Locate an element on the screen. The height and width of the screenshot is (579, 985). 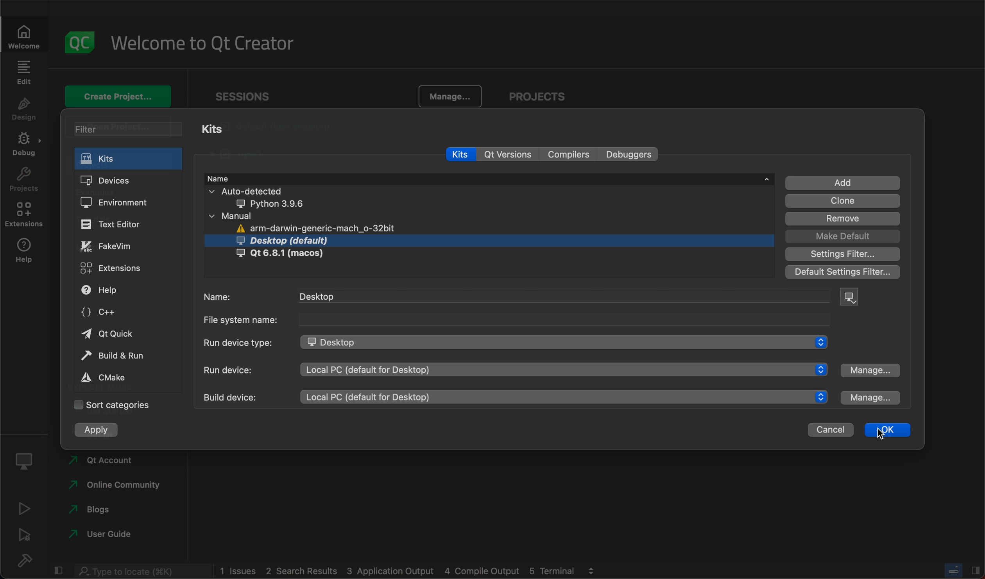
debug is located at coordinates (25, 146).